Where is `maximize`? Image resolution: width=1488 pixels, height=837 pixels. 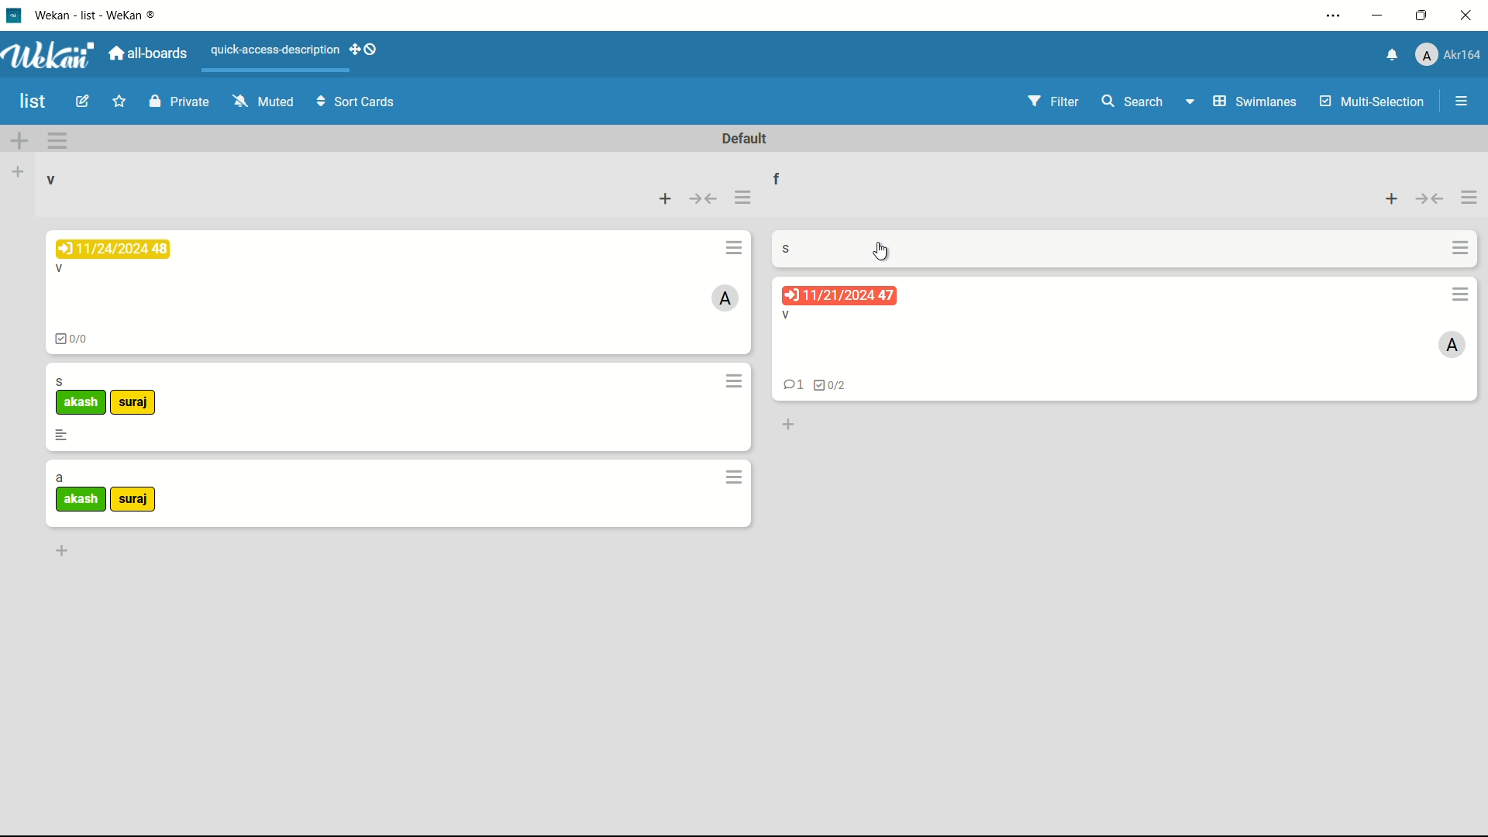 maximize is located at coordinates (1421, 16).